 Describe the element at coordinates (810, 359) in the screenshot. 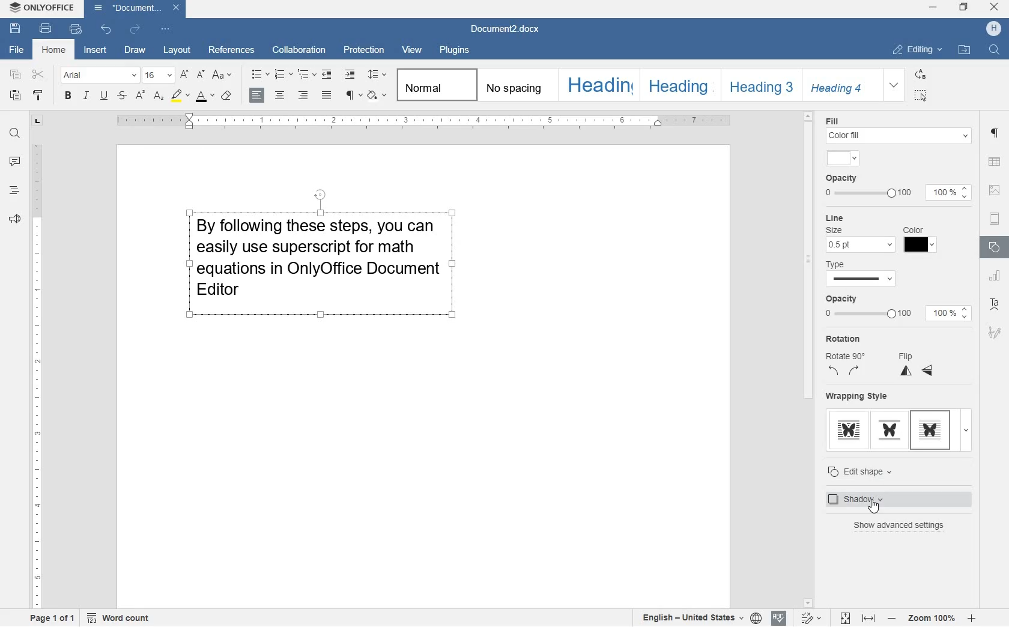

I see `scrollbar` at that location.